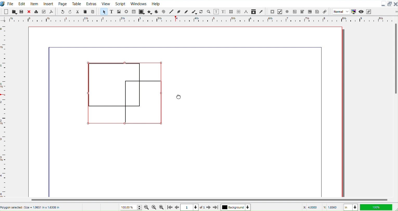  What do you see at coordinates (196, 20) in the screenshot?
I see `Vertical Scale` at bounding box center [196, 20].